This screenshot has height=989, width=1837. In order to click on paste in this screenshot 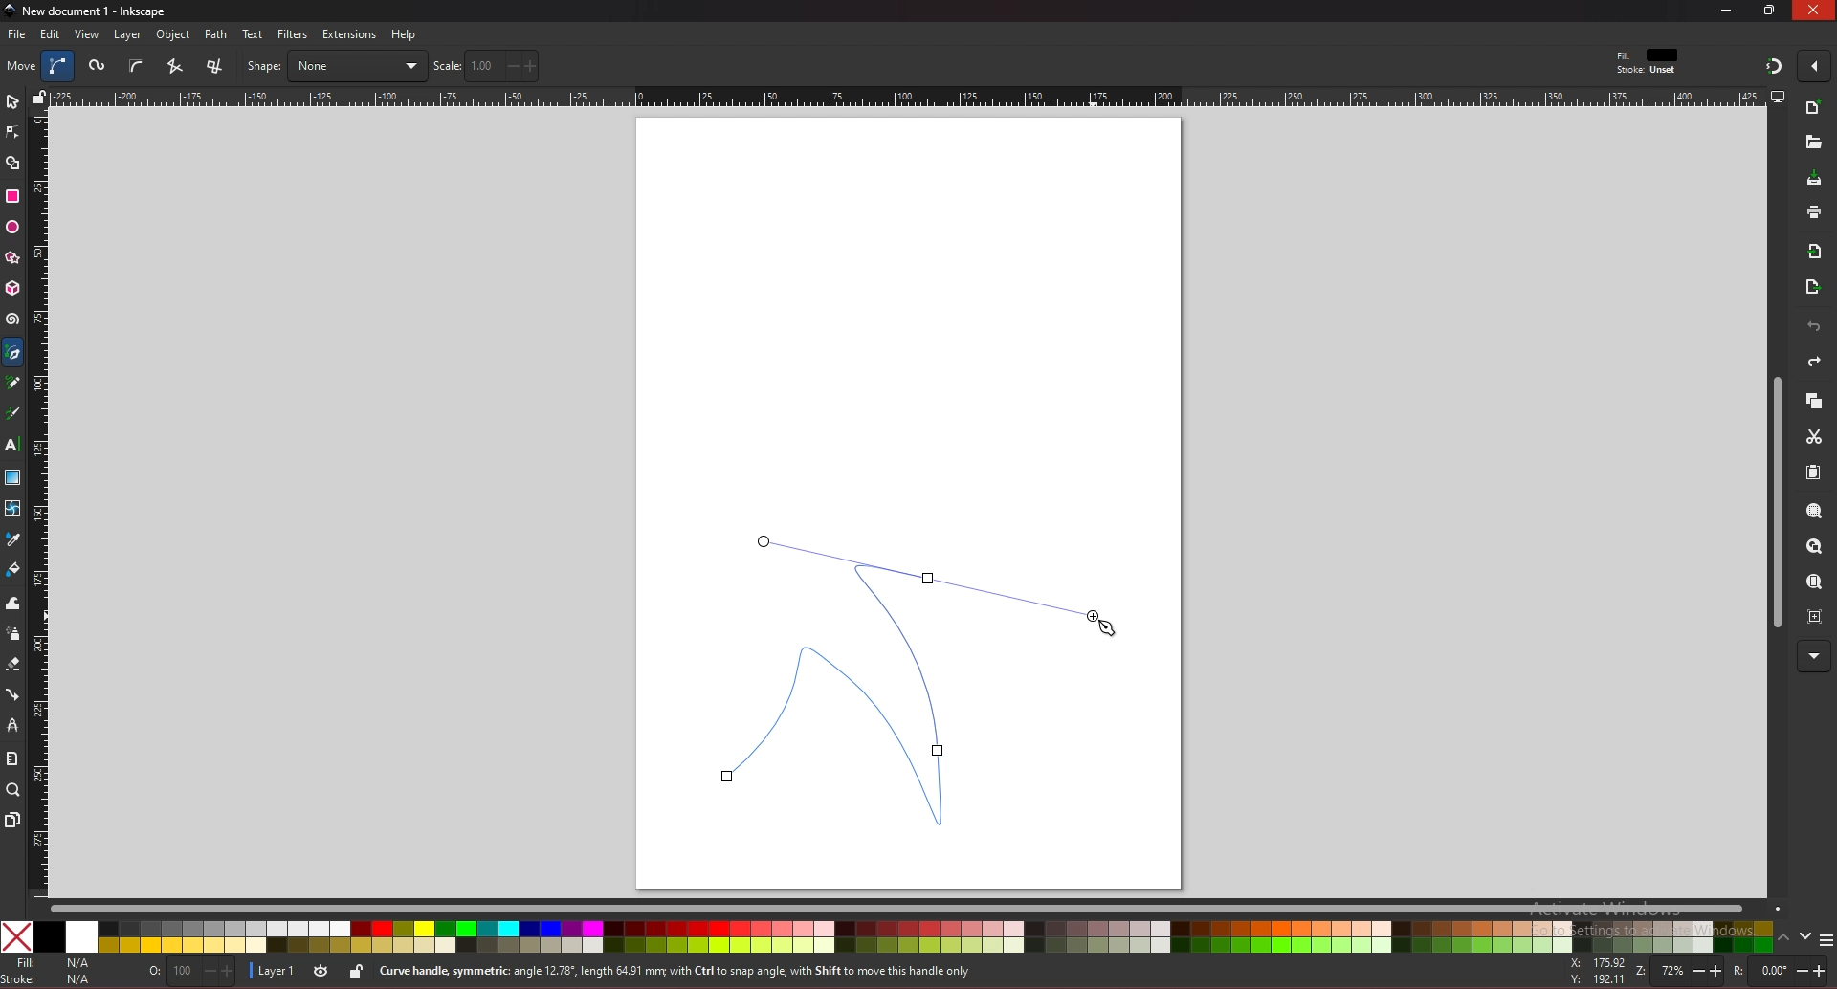, I will do `click(1813, 473)`.